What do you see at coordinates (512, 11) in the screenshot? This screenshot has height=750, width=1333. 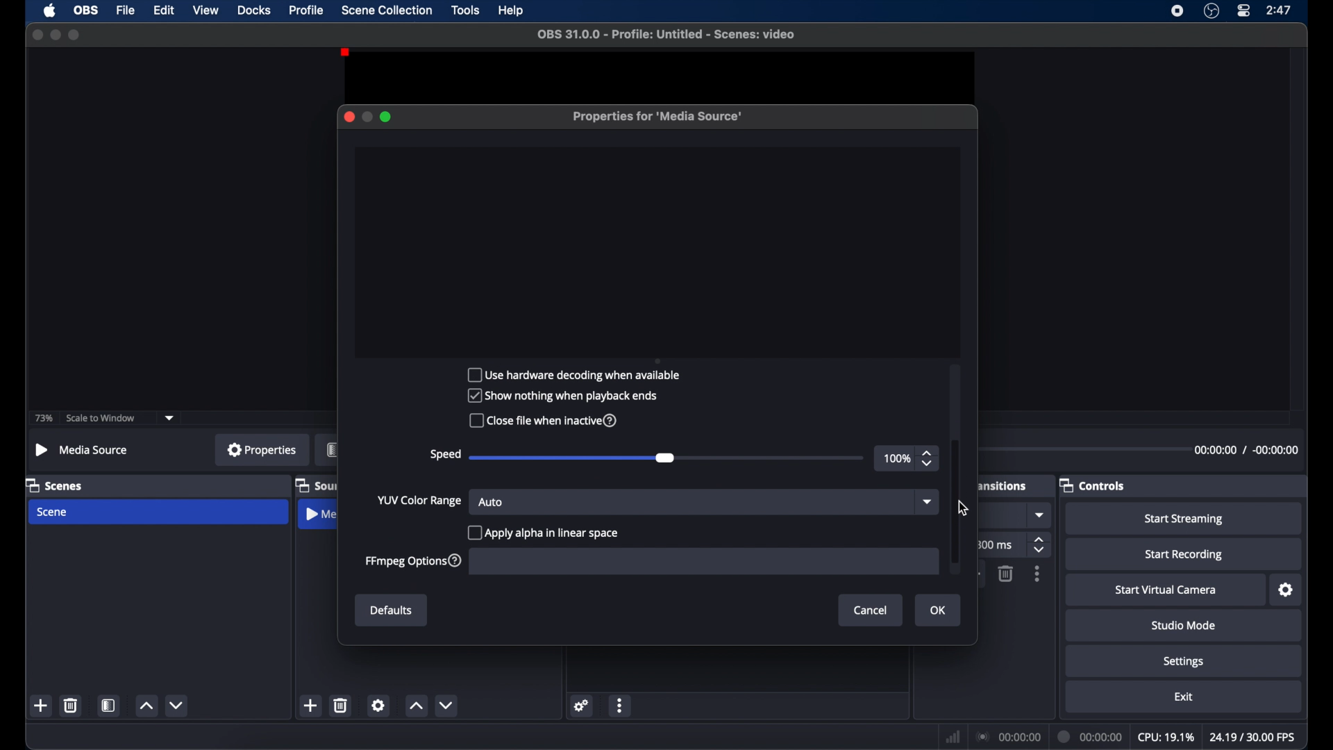 I see `help` at bounding box center [512, 11].